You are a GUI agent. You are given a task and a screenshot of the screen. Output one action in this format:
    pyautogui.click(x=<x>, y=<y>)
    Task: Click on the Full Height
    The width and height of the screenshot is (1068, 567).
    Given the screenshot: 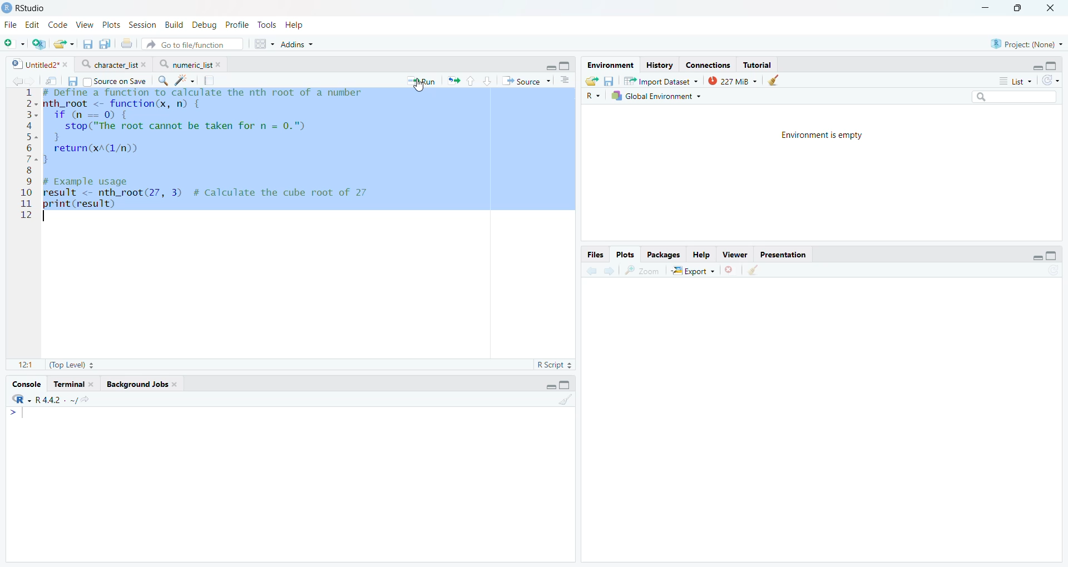 What is the action you would take?
    pyautogui.click(x=566, y=384)
    